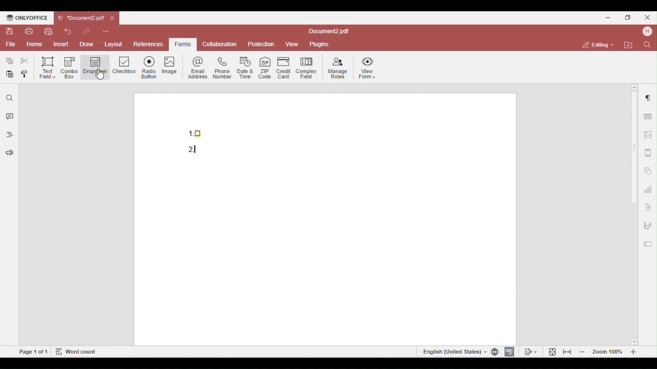 This screenshot has width=657, height=369. I want to click on editing, so click(599, 44).